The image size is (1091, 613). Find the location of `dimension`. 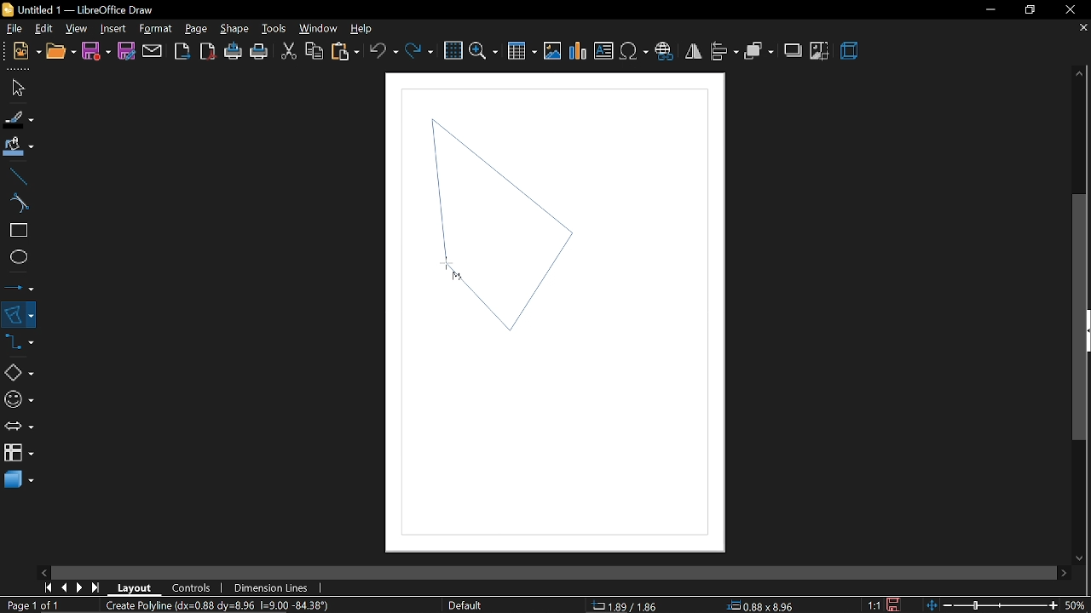

dimension is located at coordinates (271, 587).